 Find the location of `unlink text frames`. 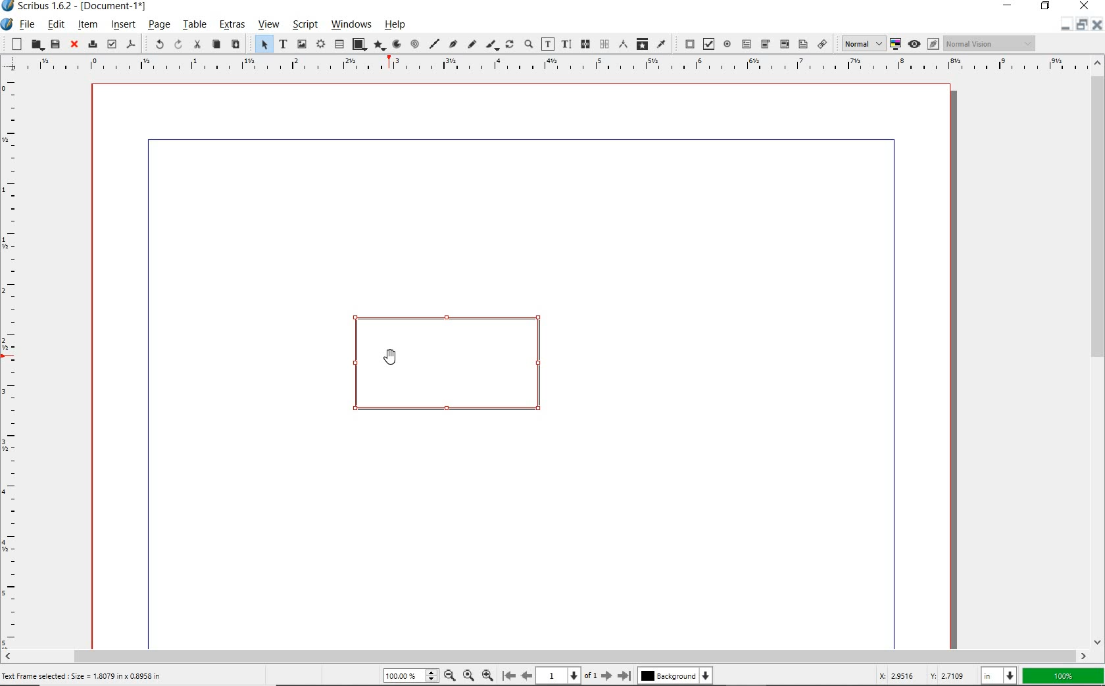

unlink text frames is located at coordinates (604, 45).